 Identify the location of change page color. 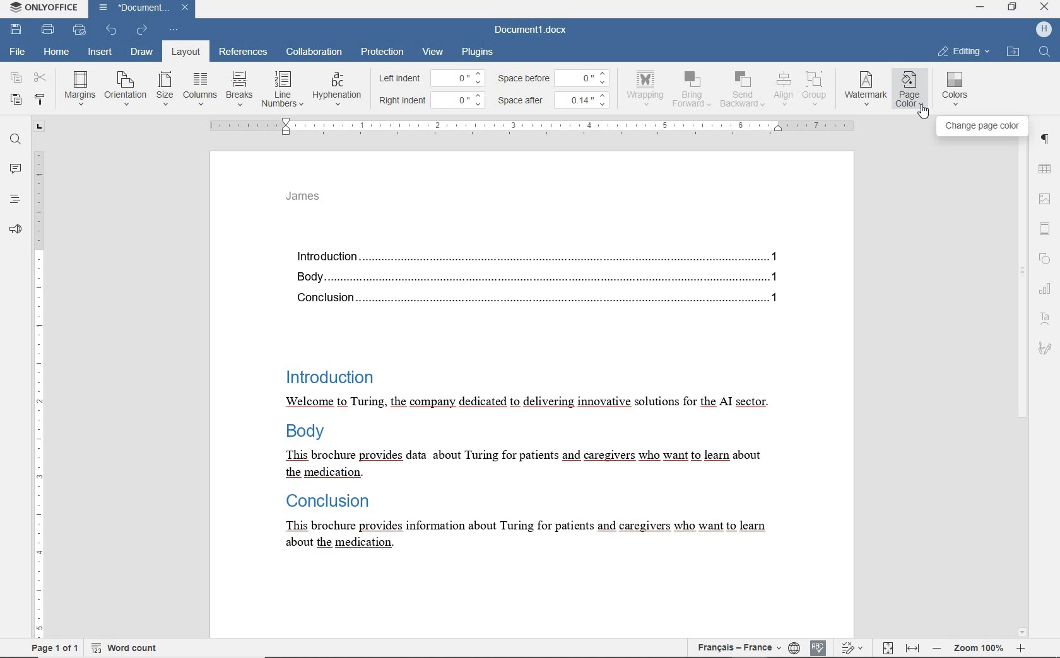
(972, 129).